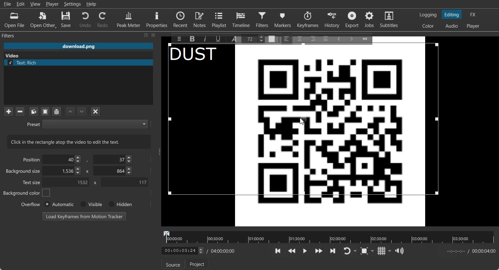 The image size is (499, 270). I want to click on Text, so click(198, 55).